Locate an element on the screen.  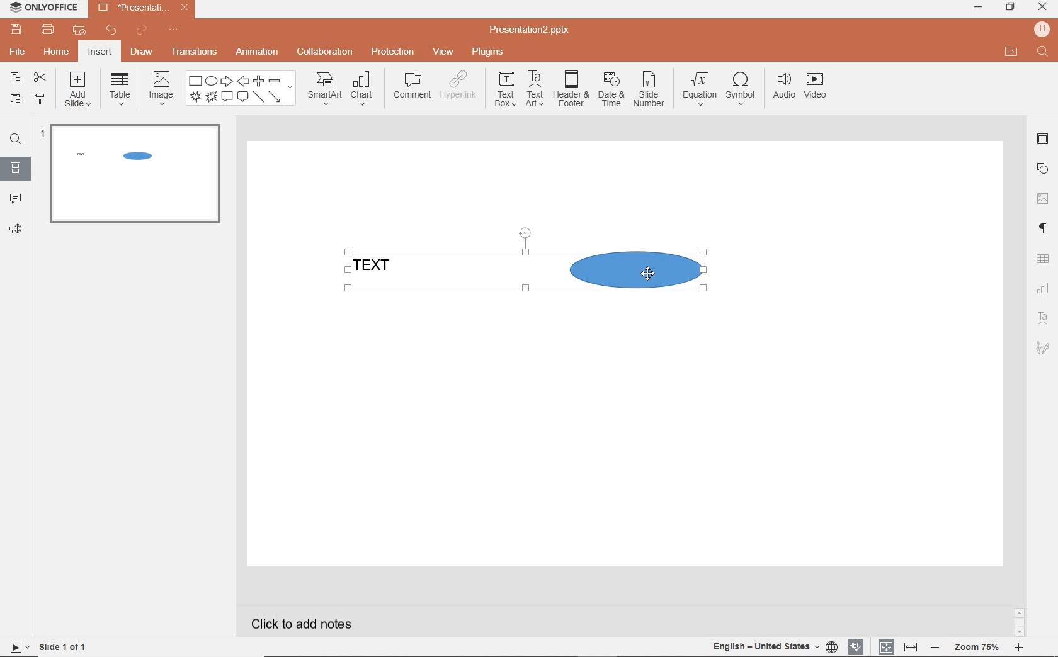
SPELL CHECKING is located at coordinates (857, 646).